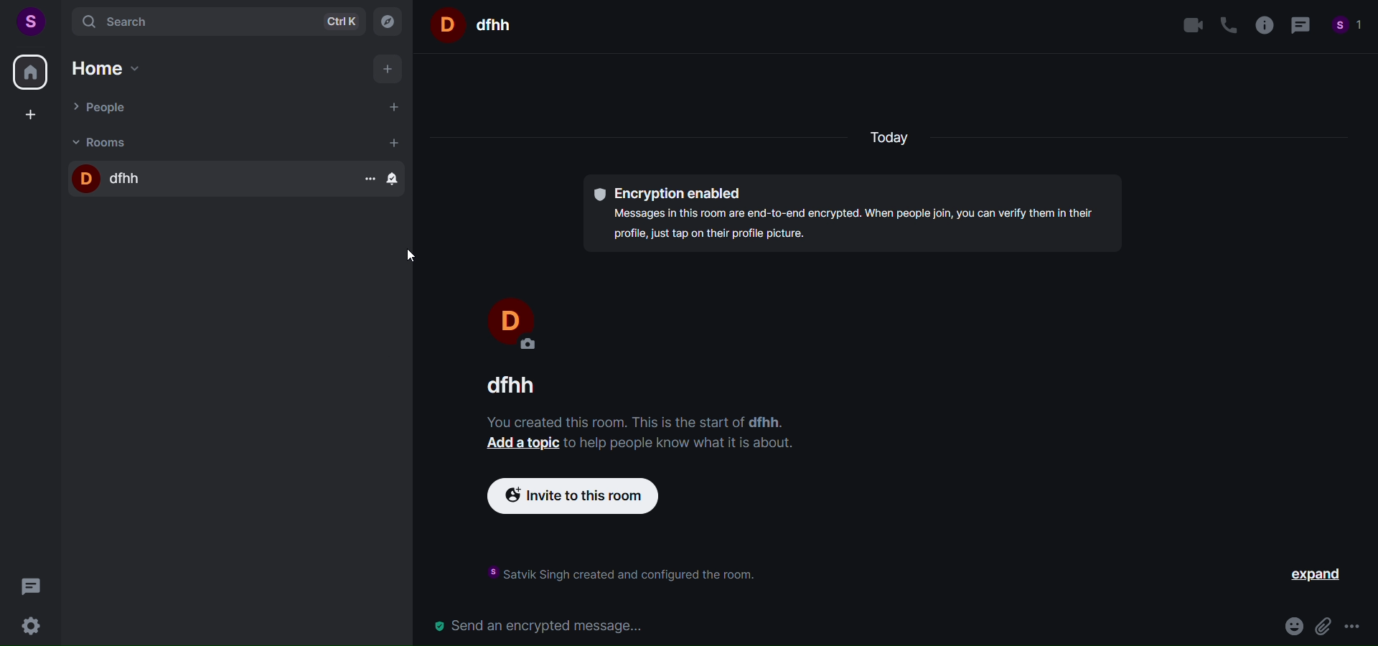 The height and width of the screenshot is (646, 1378). I want to click on muted notification, so click(396, 180).